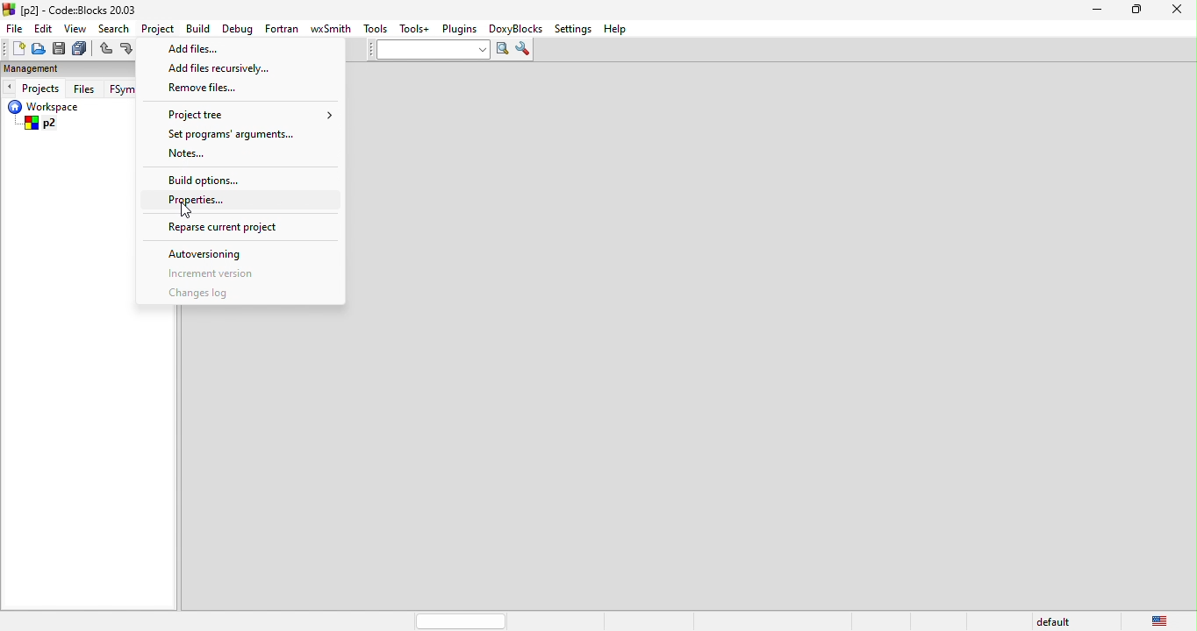  What do you see at coordinates (376, 29) in the screenshot?
I see `tools` at bounding box center [376, 29].